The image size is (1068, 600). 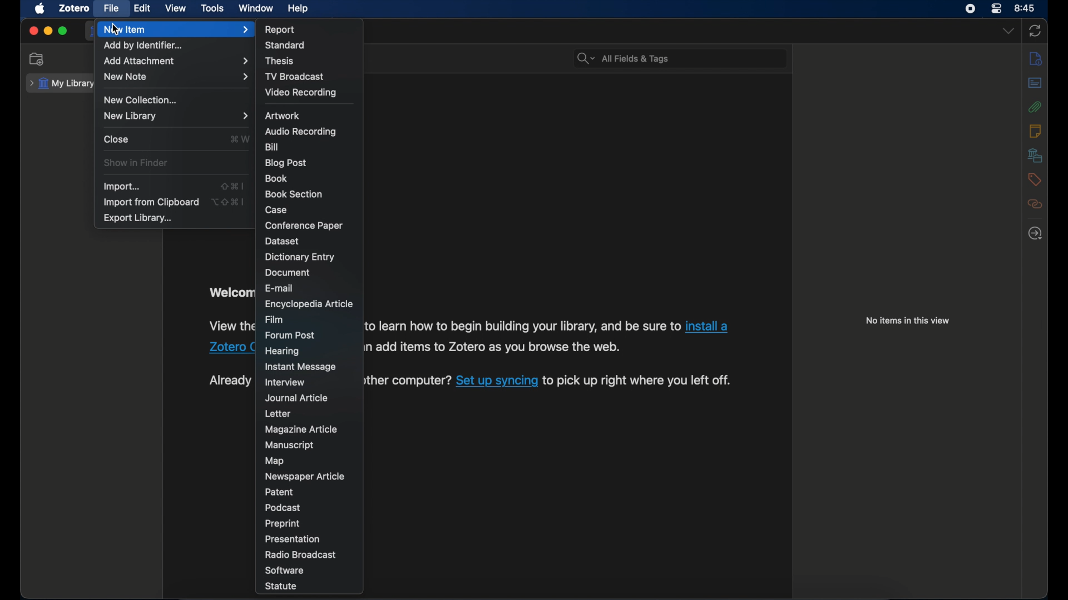 What do you see at coordinates (284, 571) in the screenshot?
I see `software` at bounding box center [284, 571].